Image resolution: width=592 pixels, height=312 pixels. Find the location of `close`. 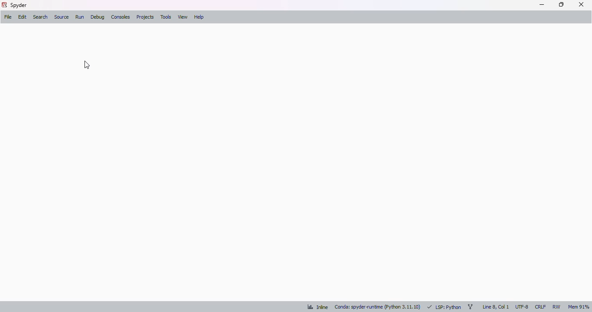

close is located at coordinates (581, 4).